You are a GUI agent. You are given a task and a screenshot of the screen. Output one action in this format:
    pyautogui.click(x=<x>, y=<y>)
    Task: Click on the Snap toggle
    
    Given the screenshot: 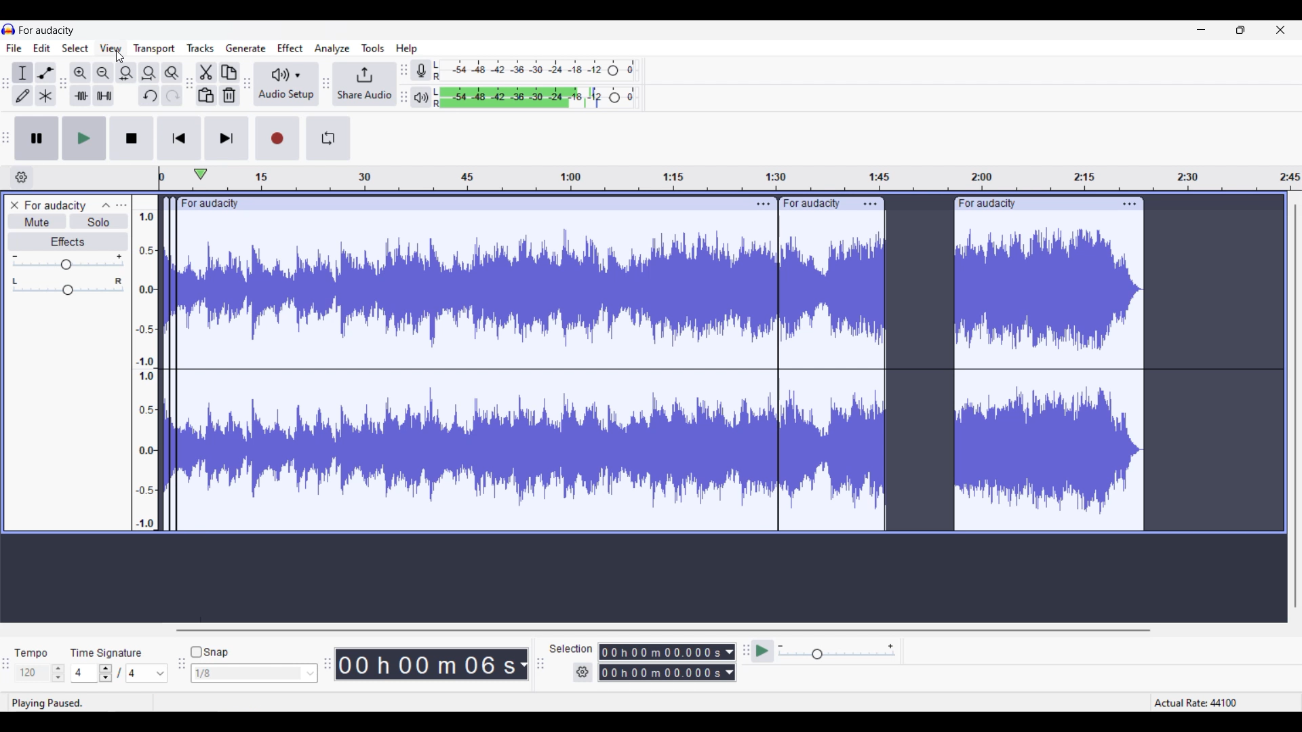 What is the action you would take?
    pyautogui.click(x=209, y=652)
    